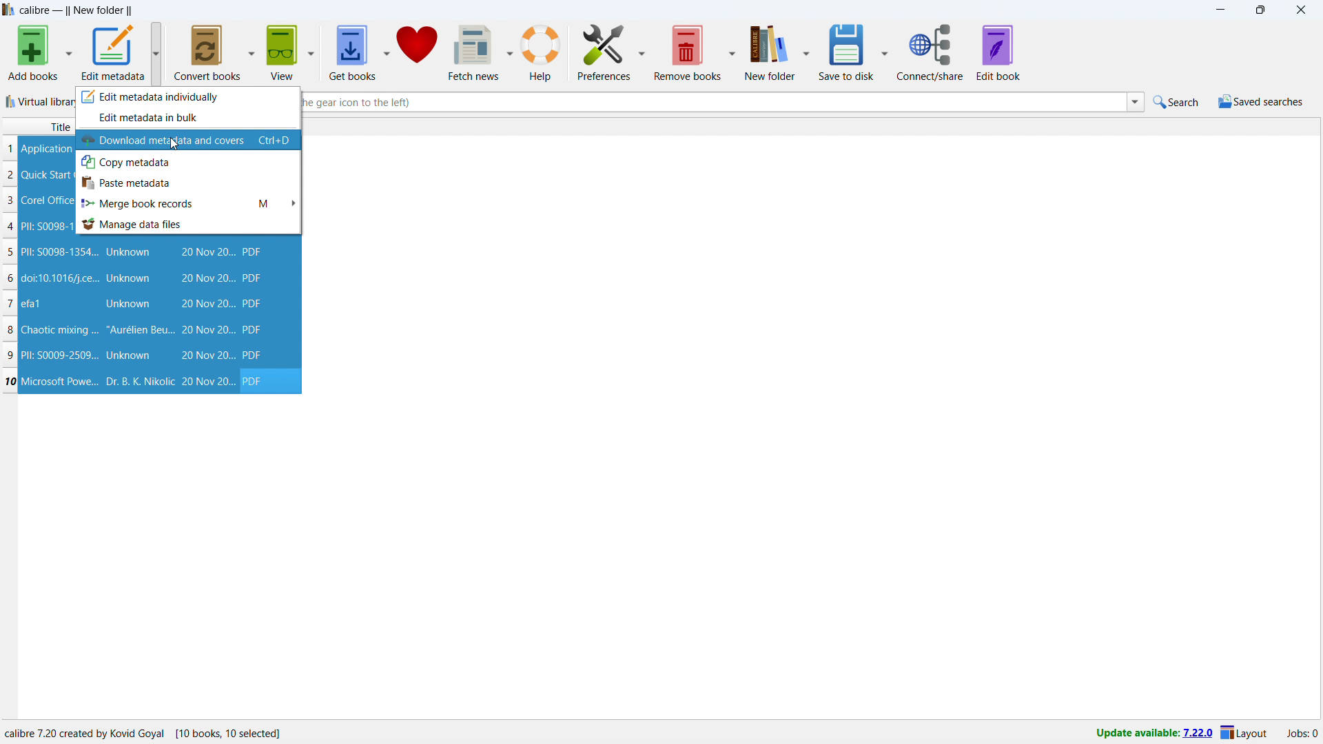 Image resolution: width=1323 pixels, height=744 pixels. Describe the element at coordinates (207, 304) in the screenshot. I see `20 Nov 20...` at that location.